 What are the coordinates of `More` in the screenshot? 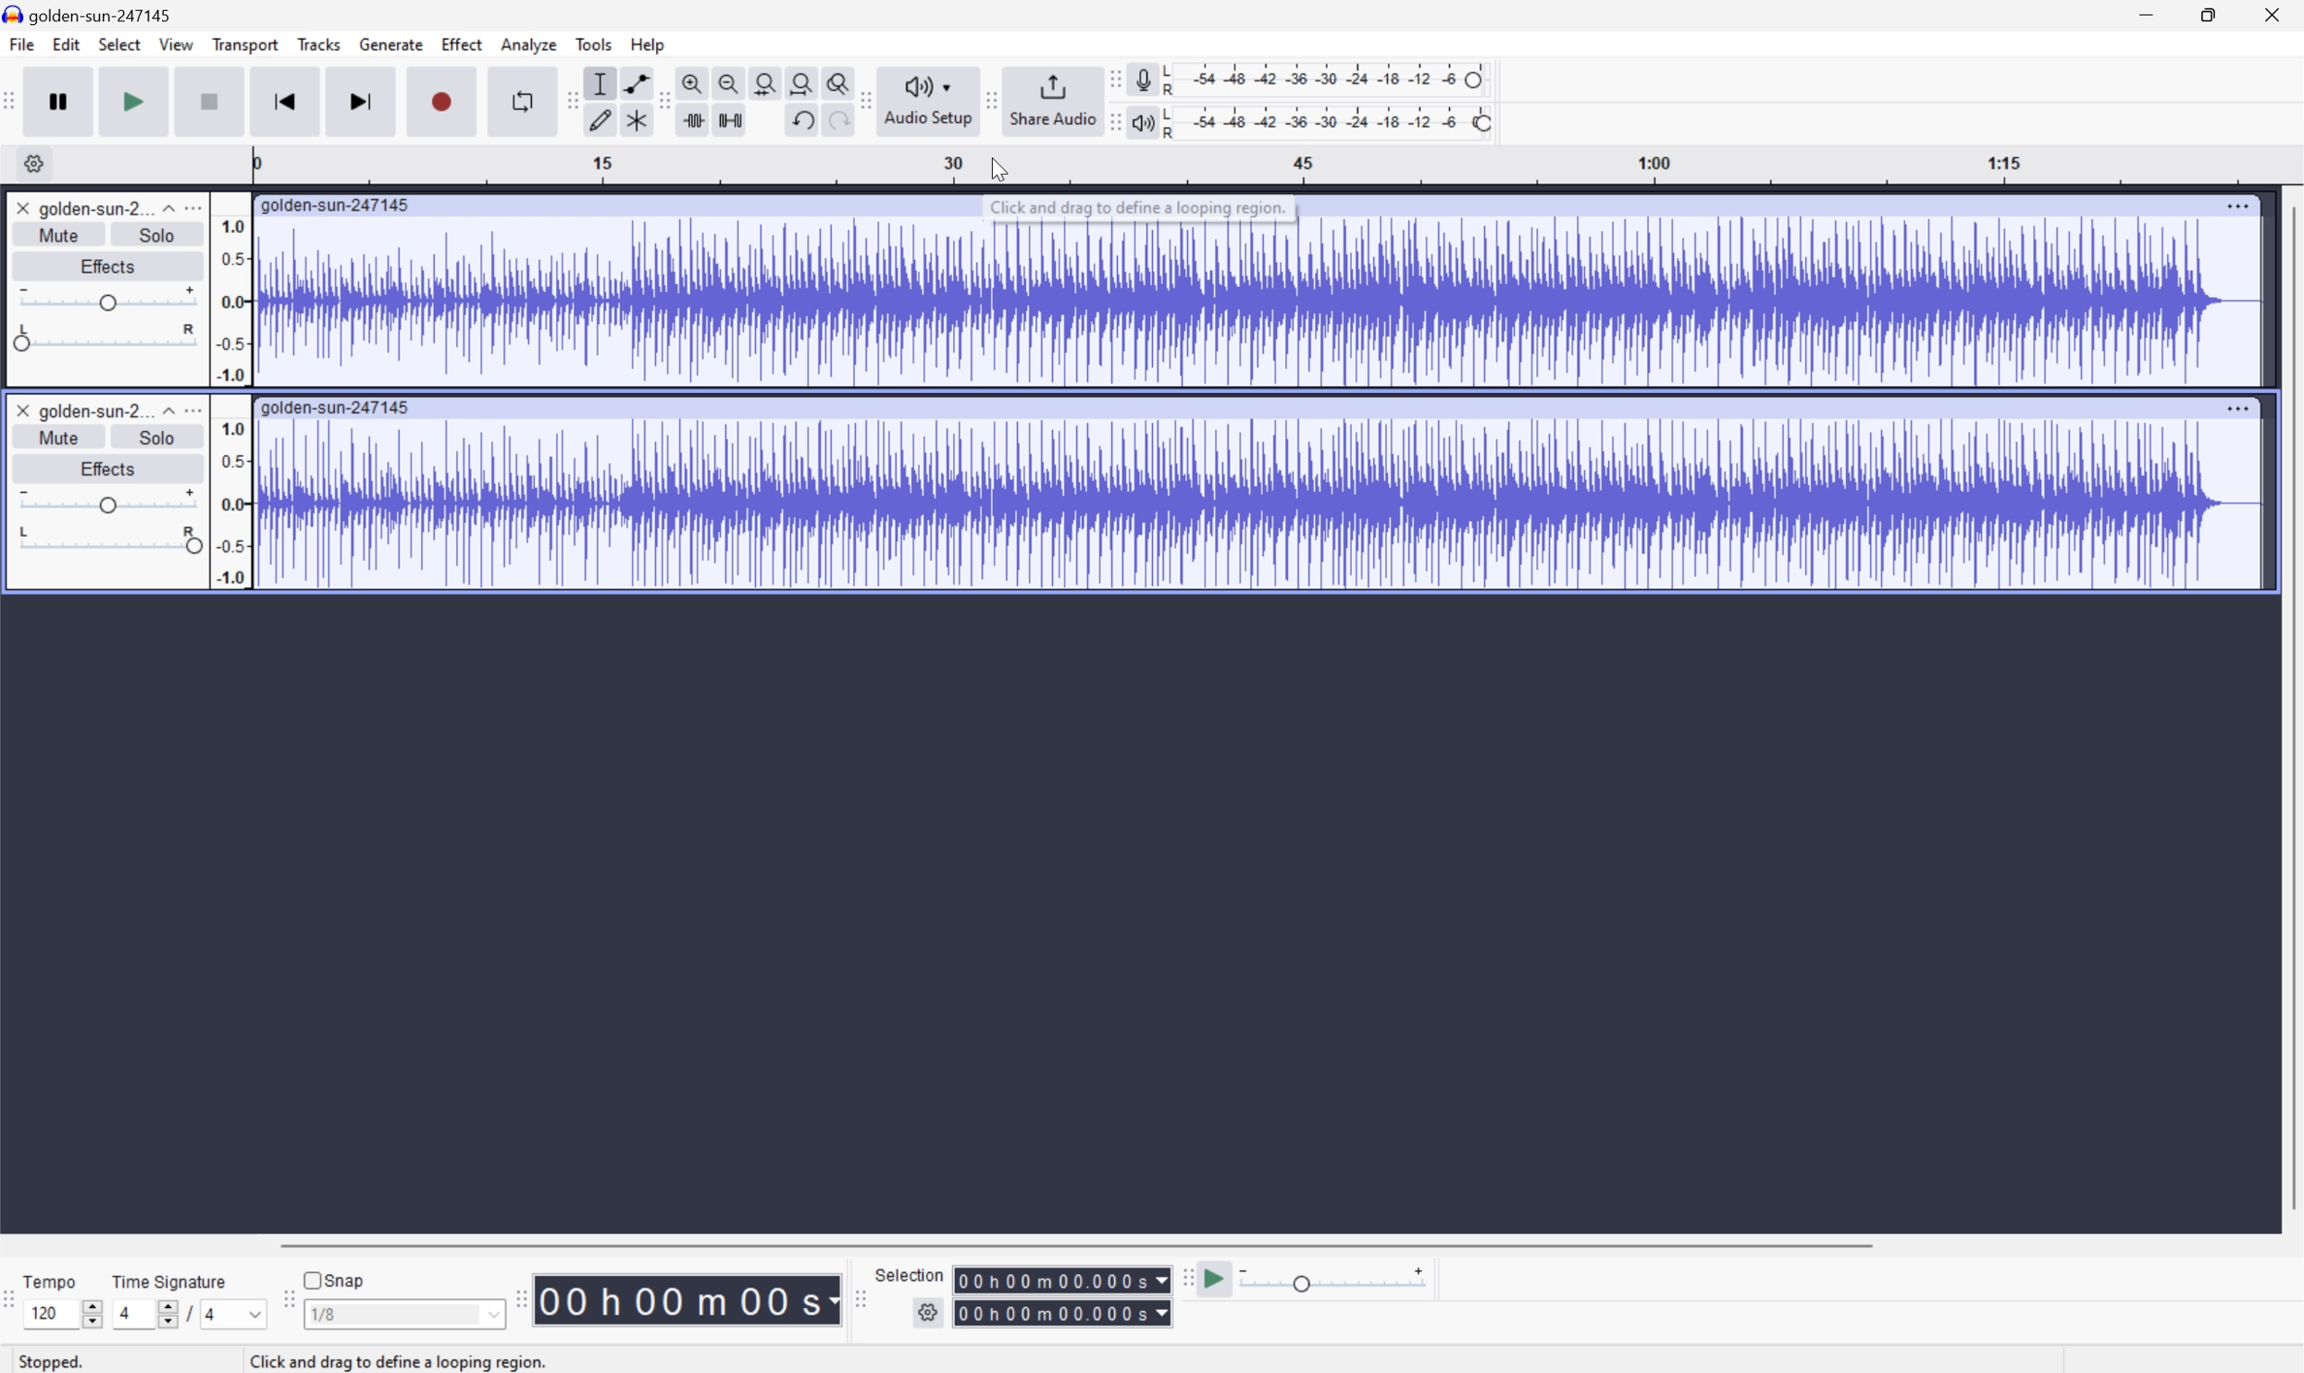 It's located at (194, 414).